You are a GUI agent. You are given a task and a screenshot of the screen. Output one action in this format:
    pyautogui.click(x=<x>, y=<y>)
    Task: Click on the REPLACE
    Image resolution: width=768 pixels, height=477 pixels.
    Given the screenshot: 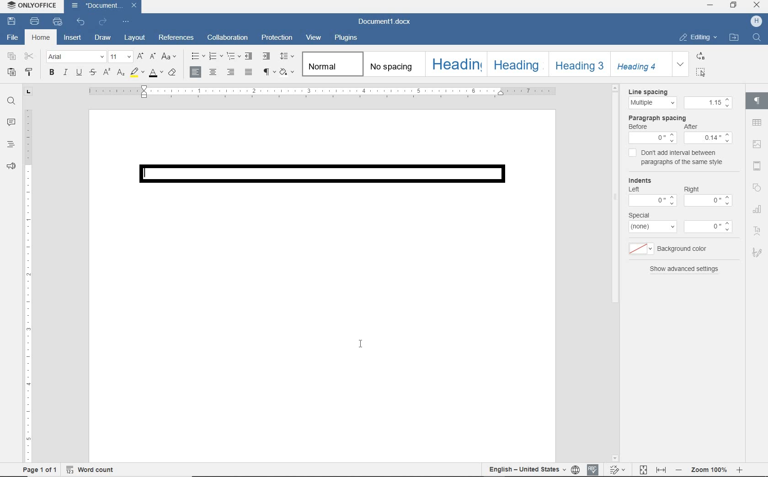 What is the action you would take?
    pyautogui.click(x=700, y=56)
    